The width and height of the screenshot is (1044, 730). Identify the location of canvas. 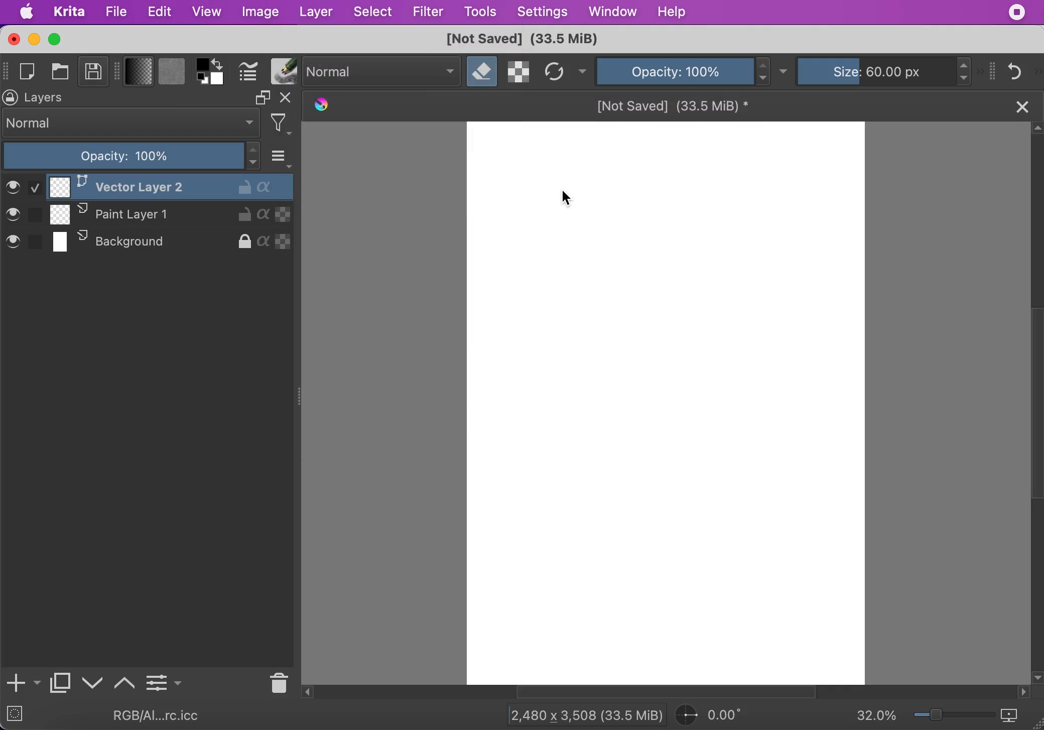
(663, 403).